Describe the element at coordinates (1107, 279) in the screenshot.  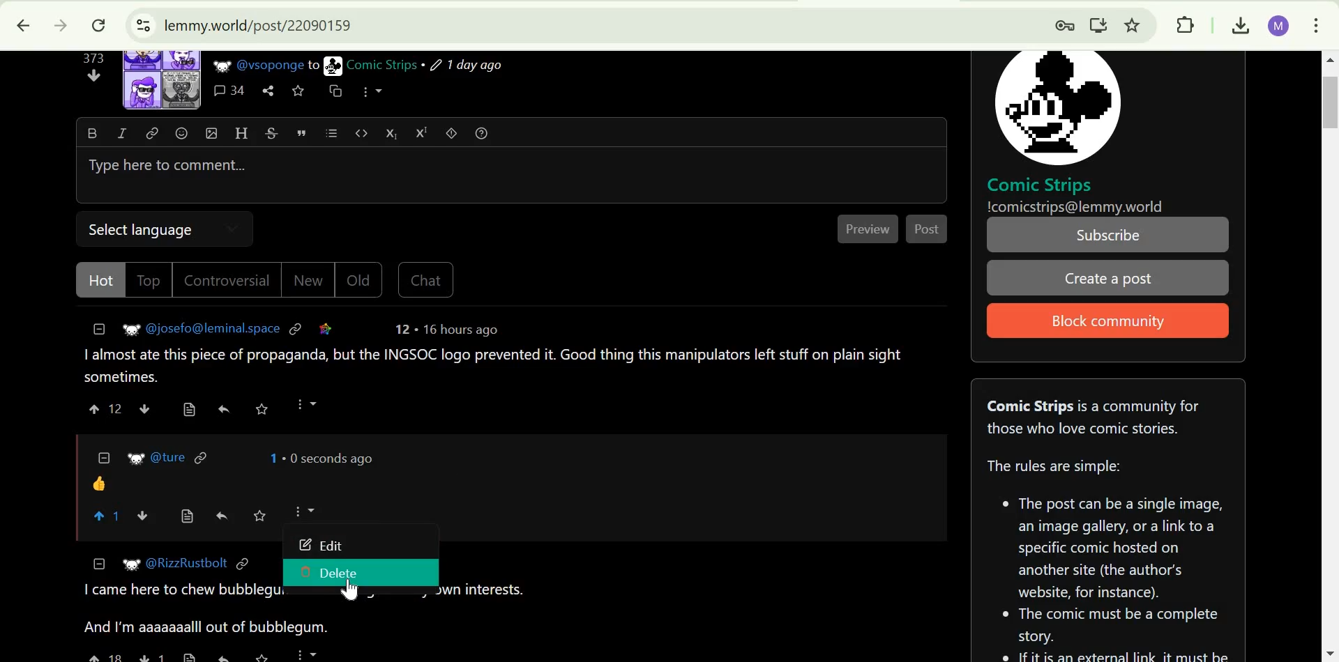
I see `create a post` at that location.